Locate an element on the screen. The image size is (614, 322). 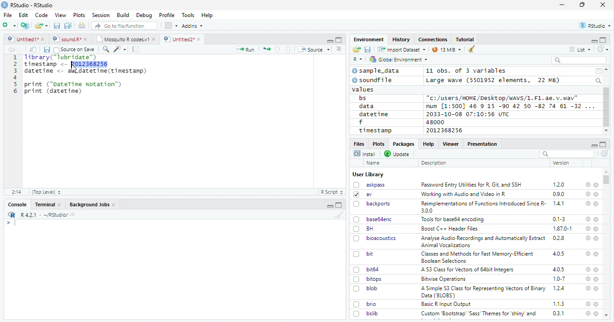
sample_data is located at coordinates (377, 71).